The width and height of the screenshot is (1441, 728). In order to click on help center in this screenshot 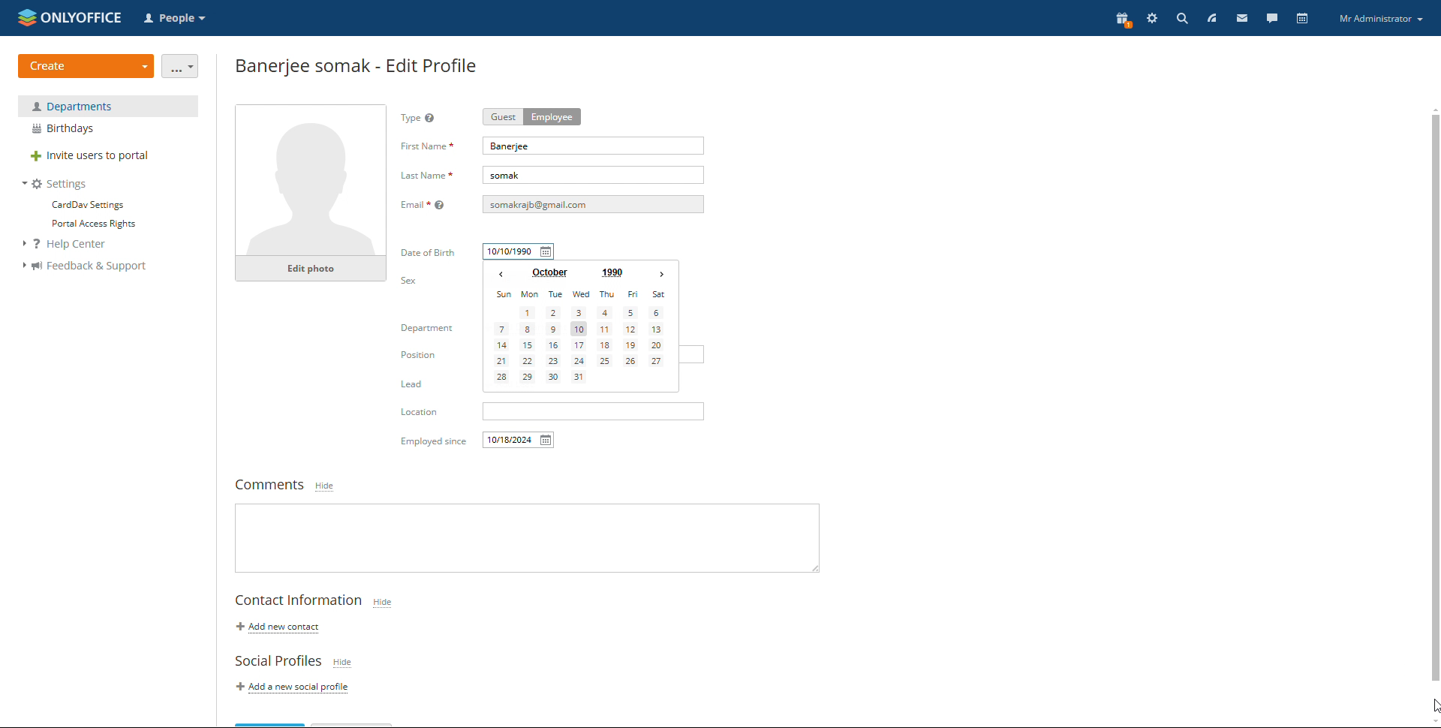, I will do `click(73, 245)`.